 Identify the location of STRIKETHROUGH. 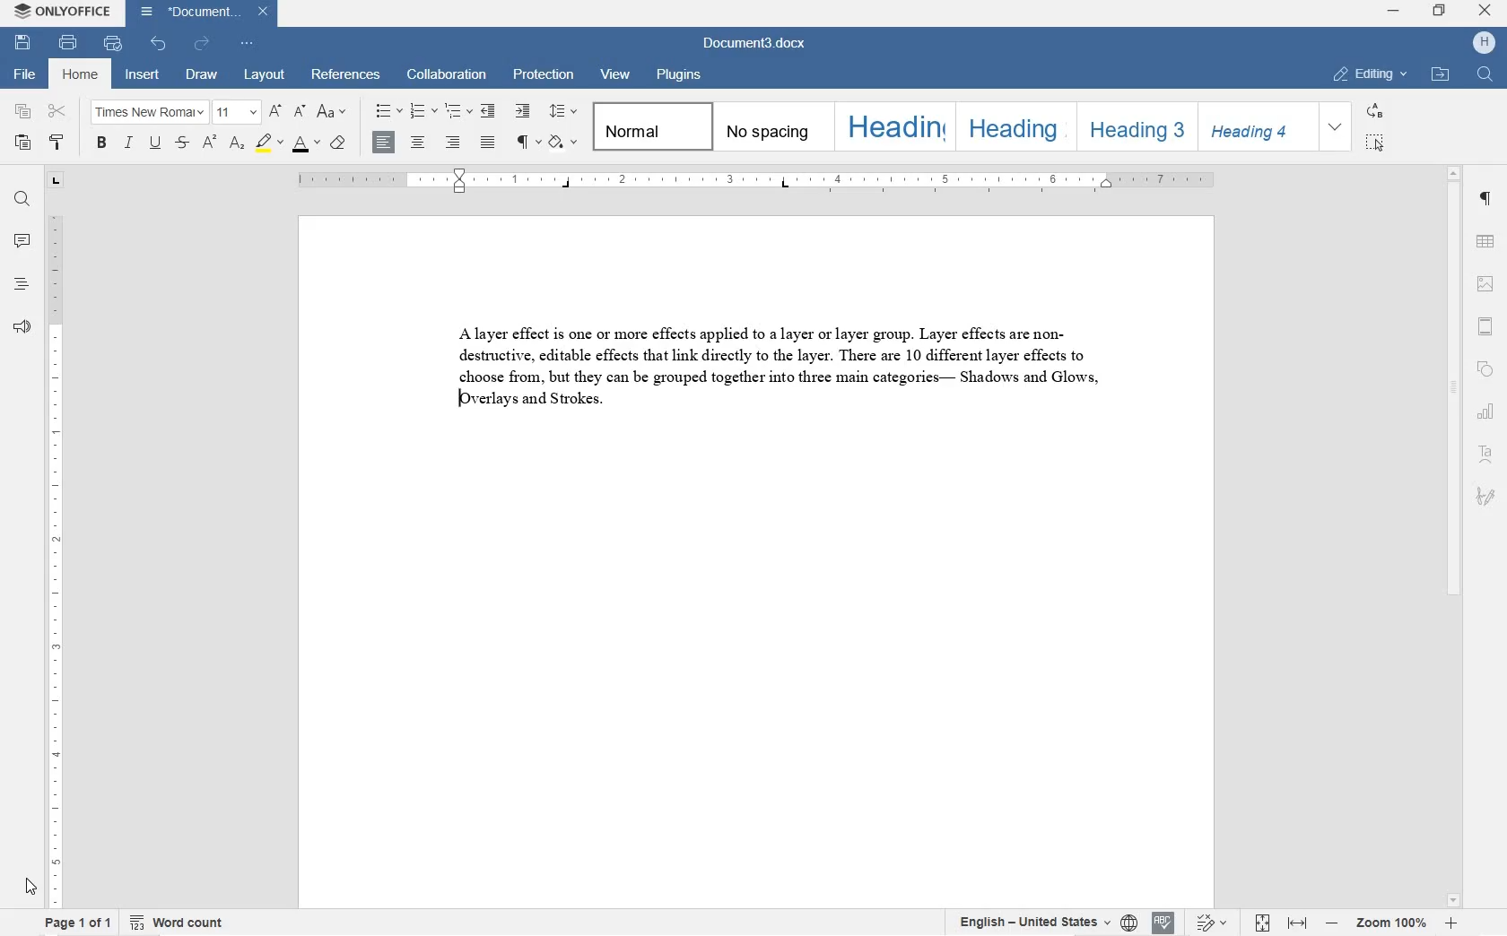
(182, 143).